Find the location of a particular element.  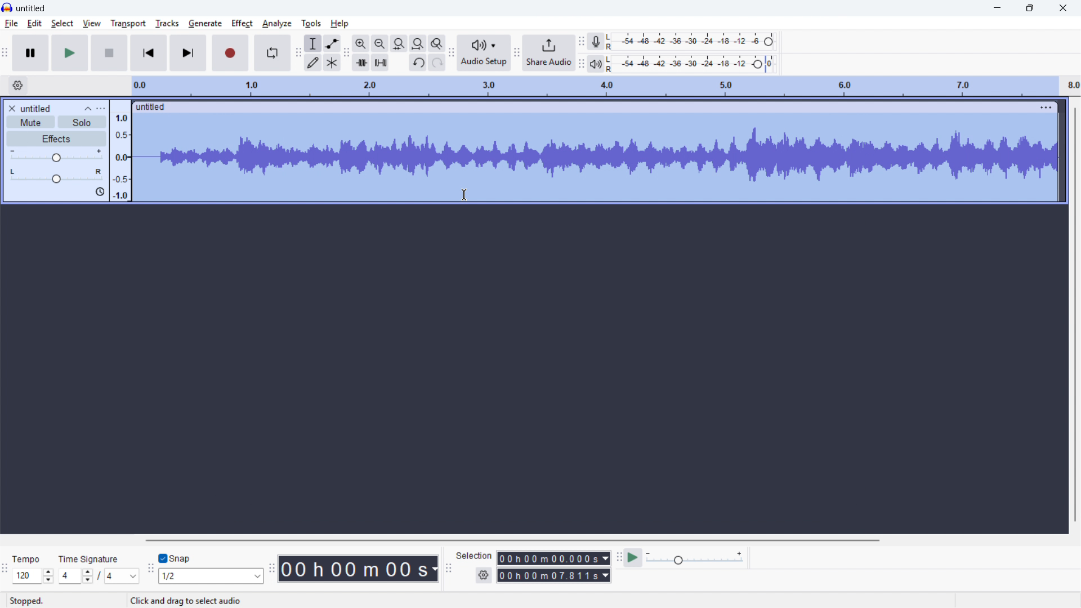

Playback metre  is located at coordinates (595, 64).